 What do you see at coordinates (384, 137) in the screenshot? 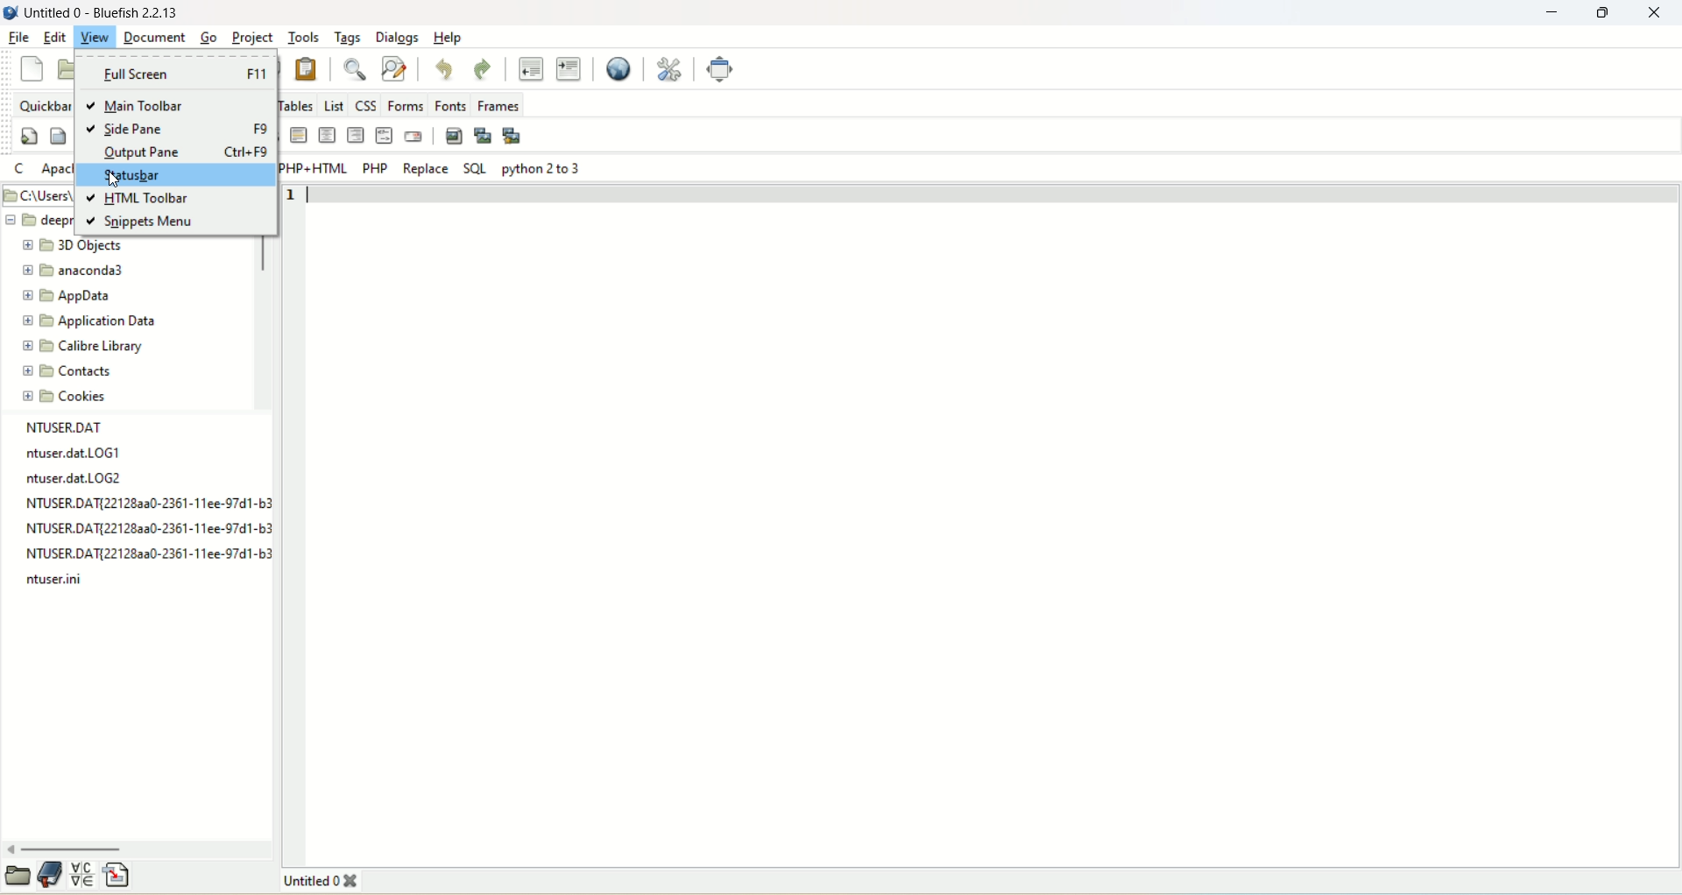
I see `HTML comment` at bounding box center [384, 137].